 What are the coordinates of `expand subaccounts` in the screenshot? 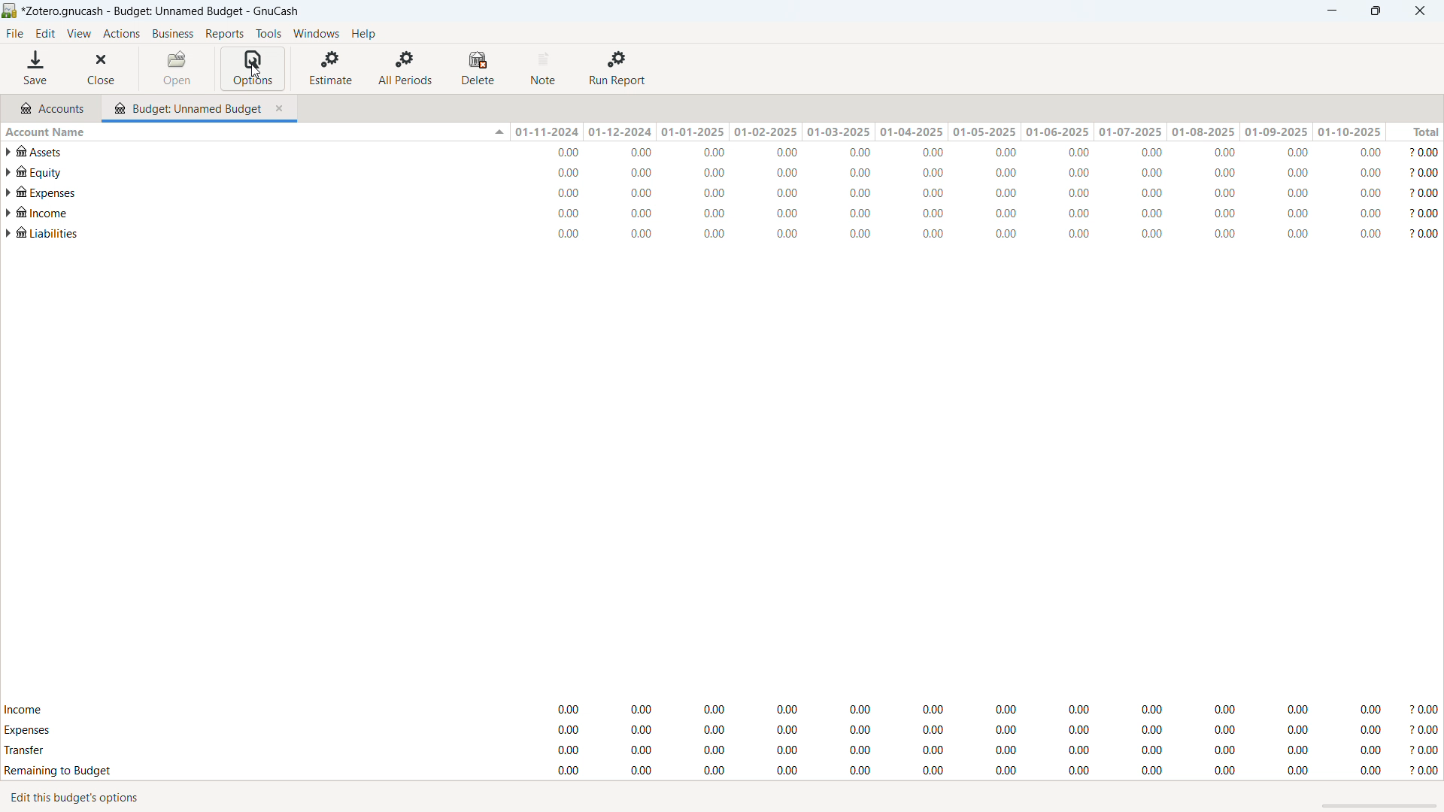 It's located at (9, 192).